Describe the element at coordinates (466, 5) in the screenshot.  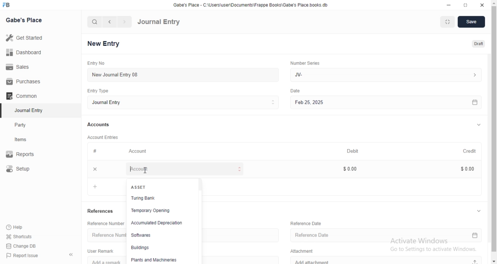
I see `resize` at that location.